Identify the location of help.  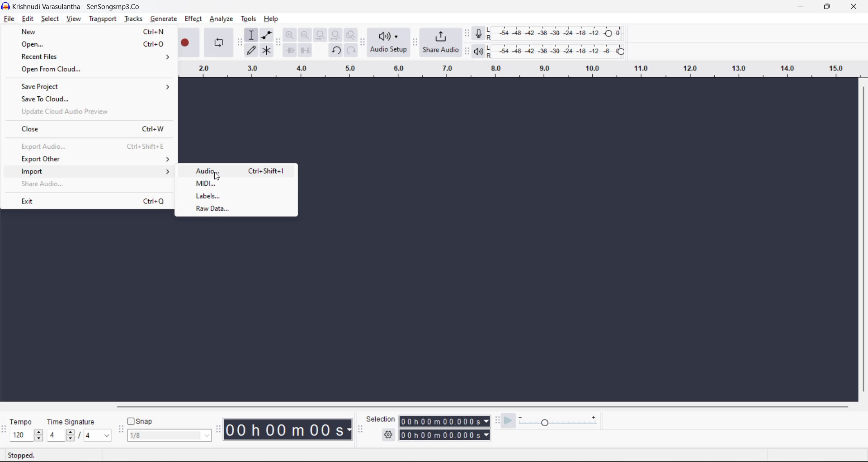
(272, 19).